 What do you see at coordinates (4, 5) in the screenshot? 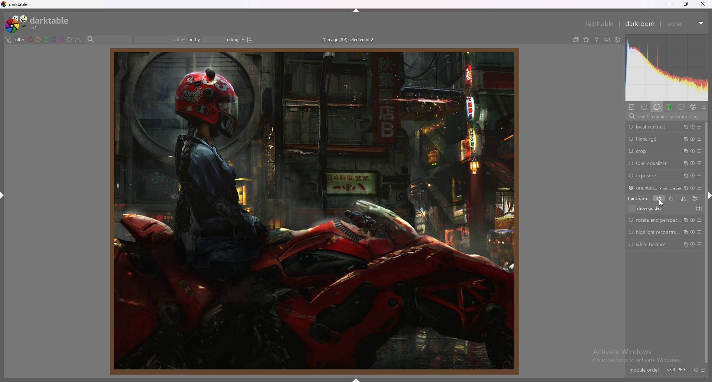
I see `darktable logo` at bounding box center [4, 5].